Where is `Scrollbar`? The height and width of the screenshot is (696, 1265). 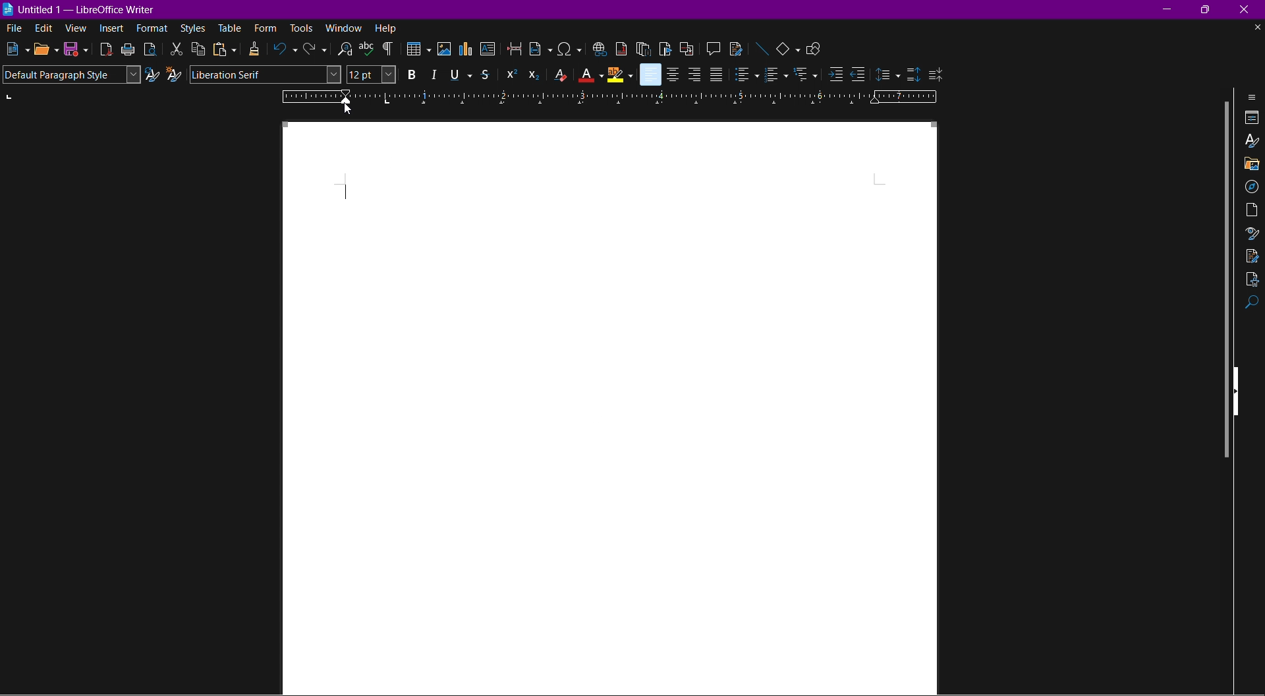
Scrollbar is located at coordinates (1221, 281).